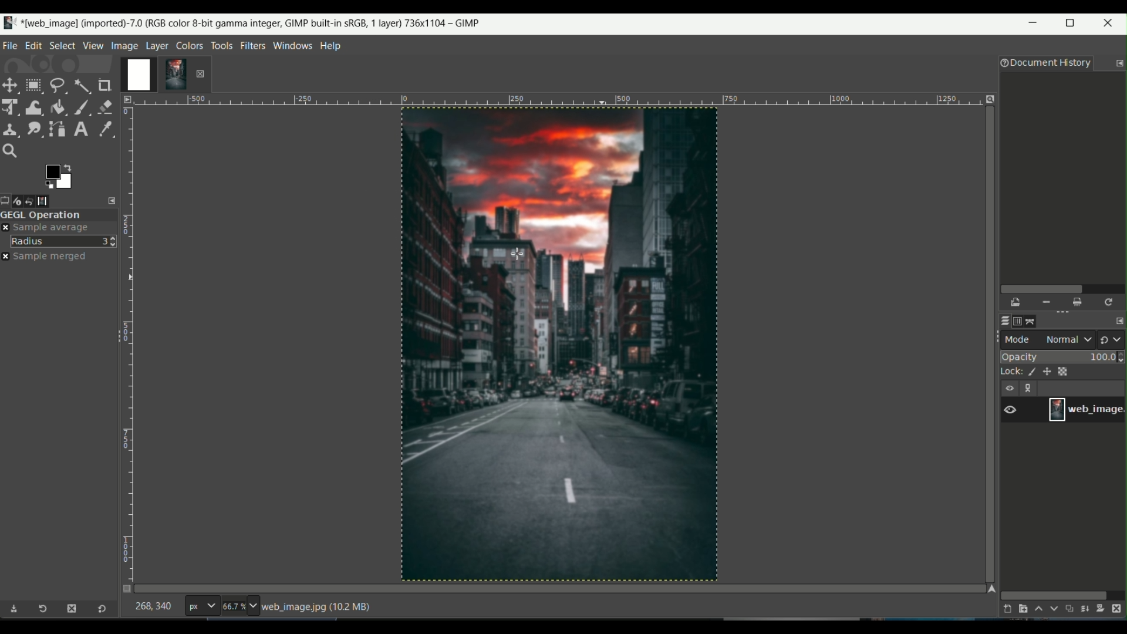  What do you see at coordinates (1031, 389) in the screenshot?
I see `options` at bounding box center [1031, 389].